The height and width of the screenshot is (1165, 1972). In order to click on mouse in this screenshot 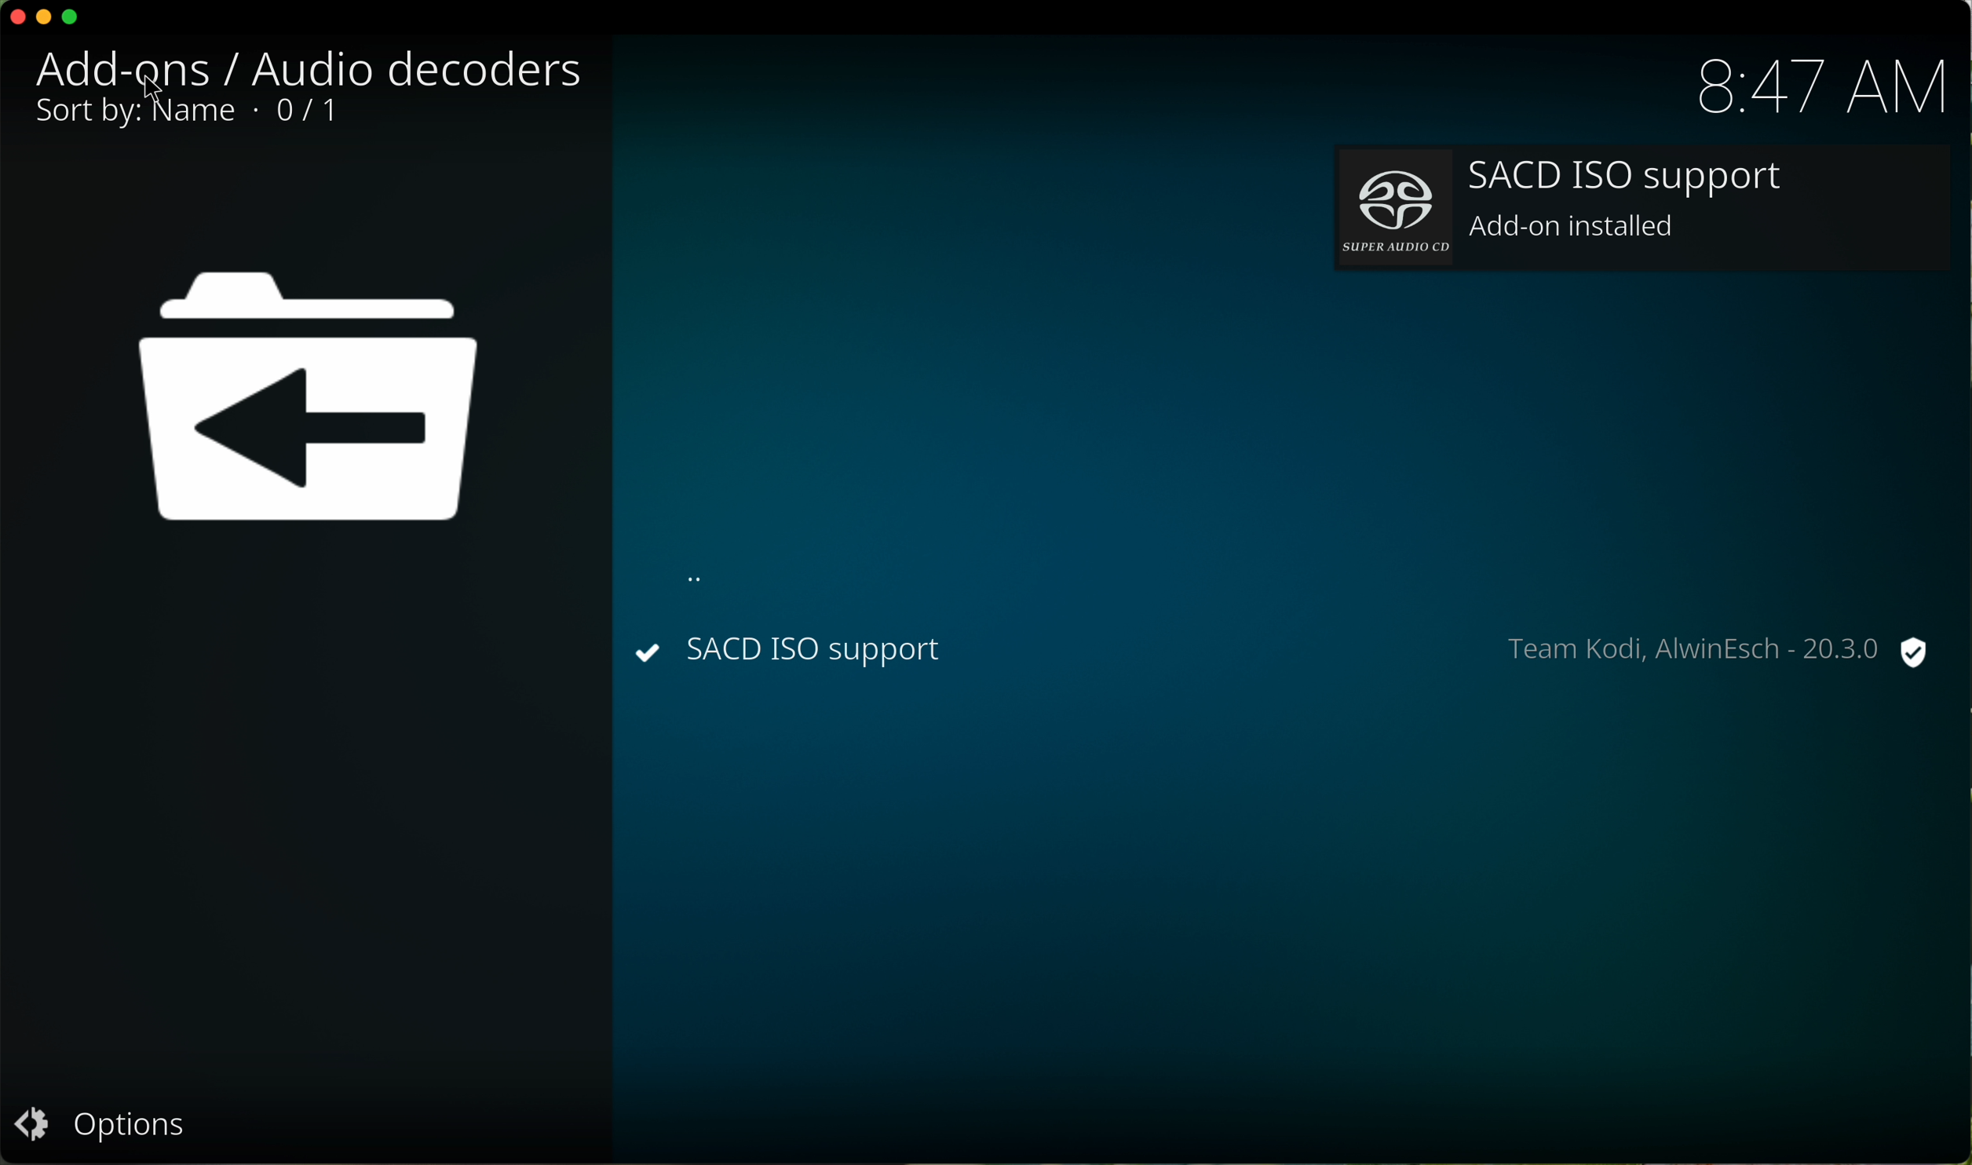, I will do `click(150, 91)`.